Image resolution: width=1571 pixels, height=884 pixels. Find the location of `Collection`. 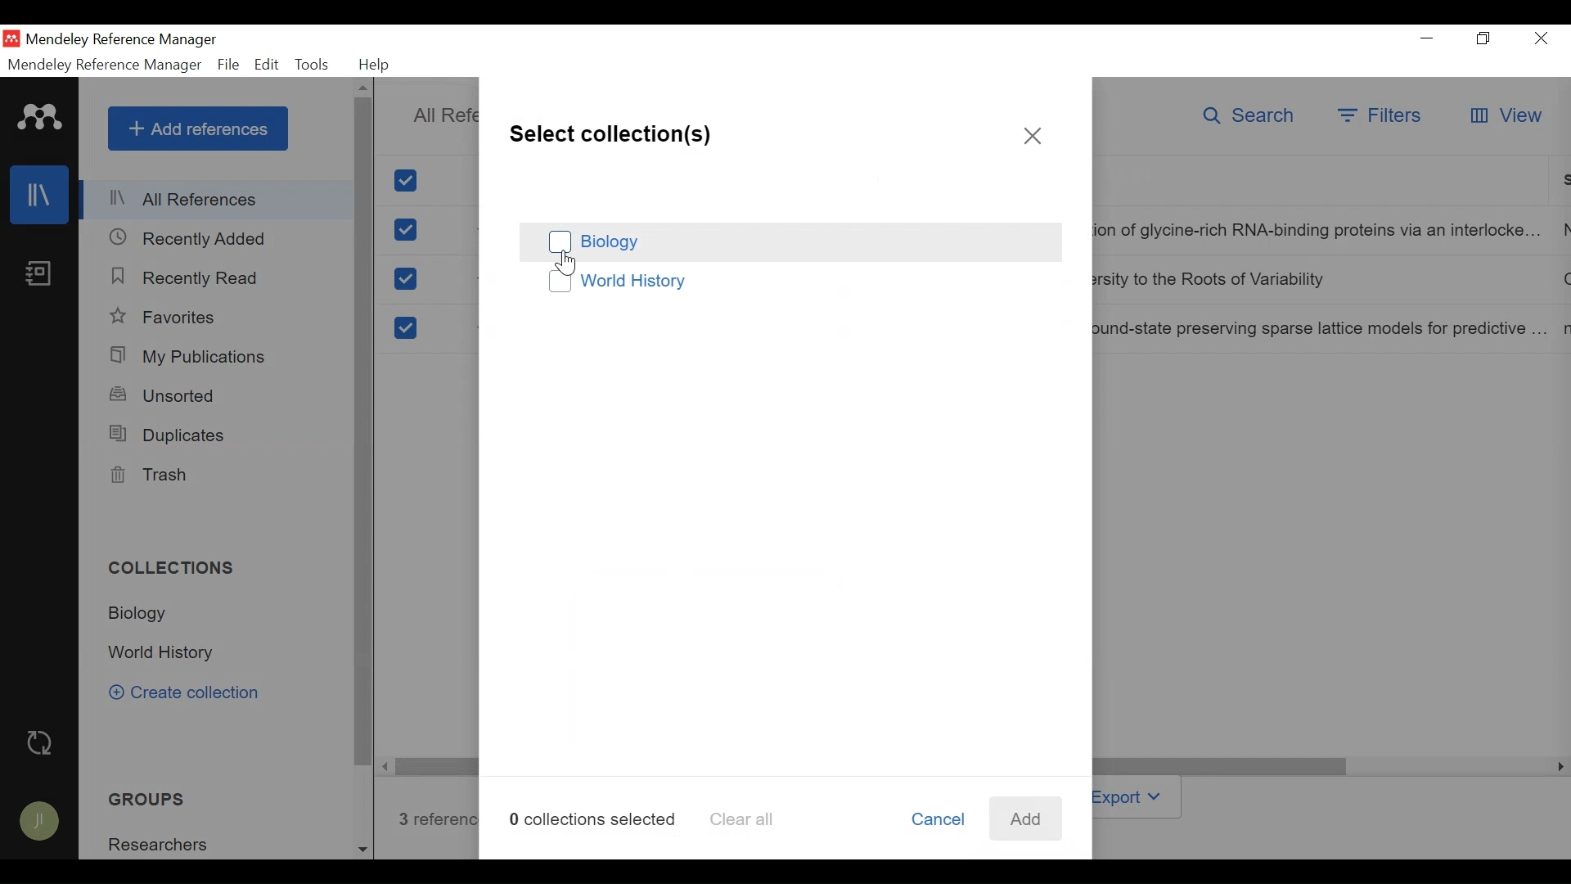

Collection is located at coordinates (164, 843).